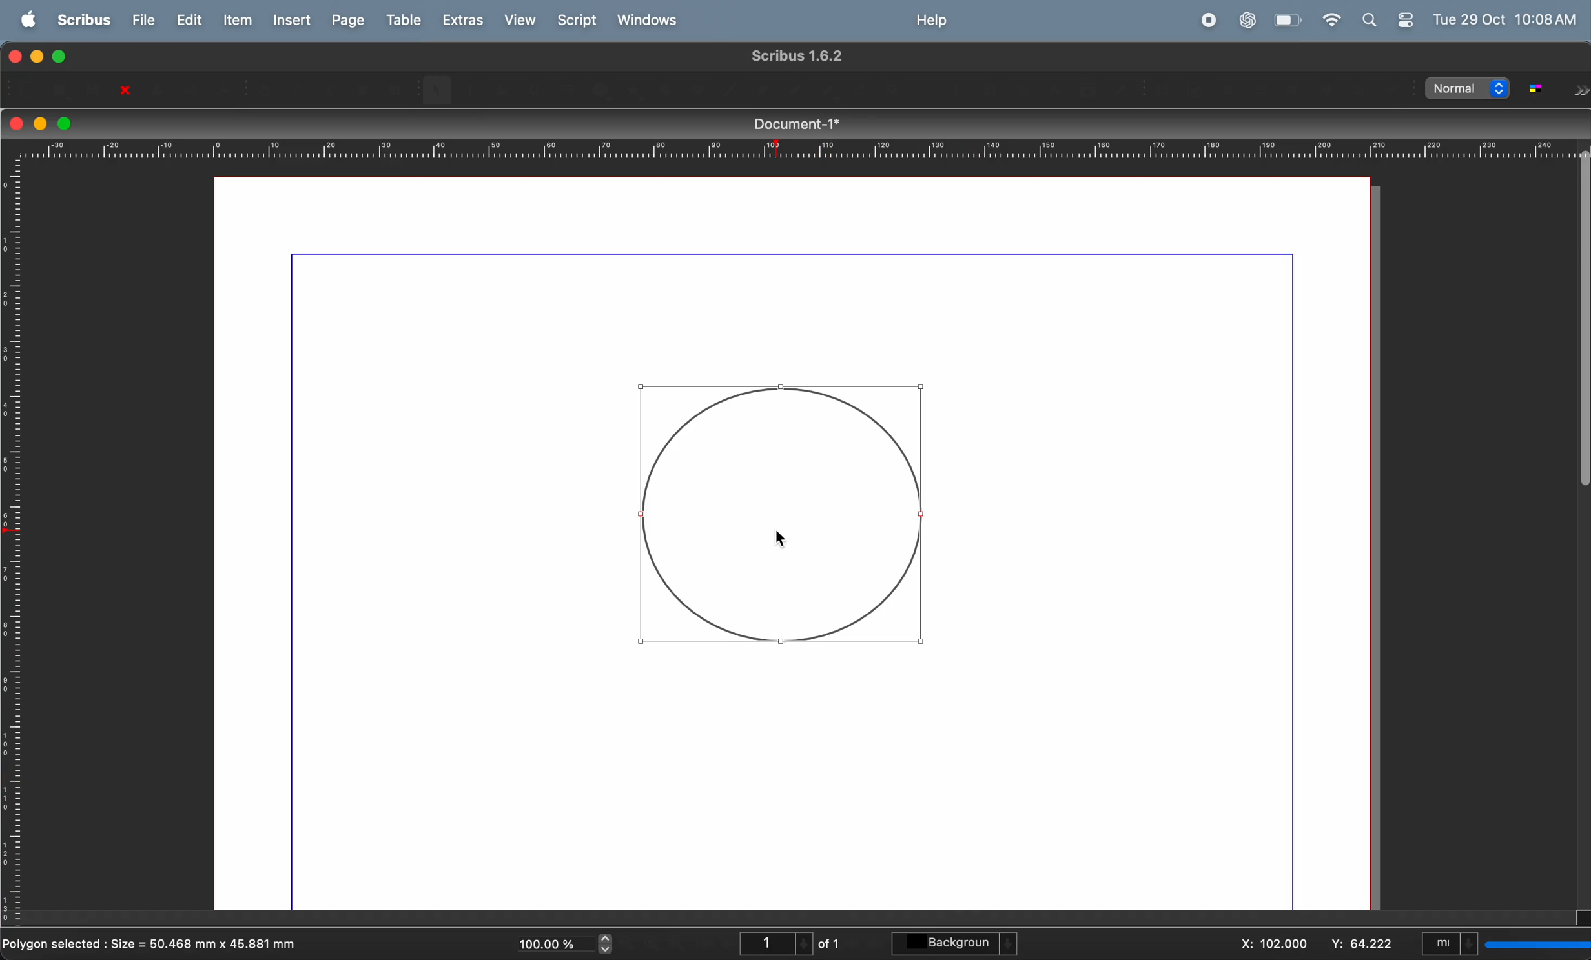  I want to click on apple widgets, so click(1390, 19).